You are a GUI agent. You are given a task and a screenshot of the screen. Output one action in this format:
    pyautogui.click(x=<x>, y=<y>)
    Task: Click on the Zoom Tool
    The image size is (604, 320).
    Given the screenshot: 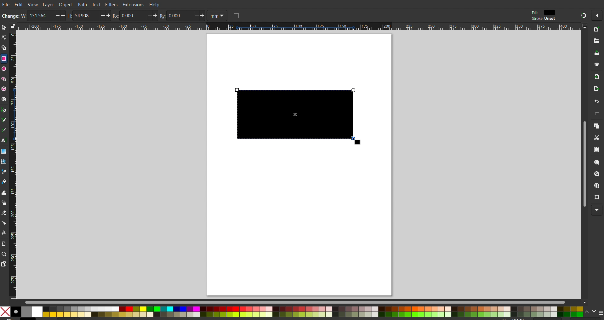 What is the action you would take?
    pyautogui.click(x=4, y=254)
    